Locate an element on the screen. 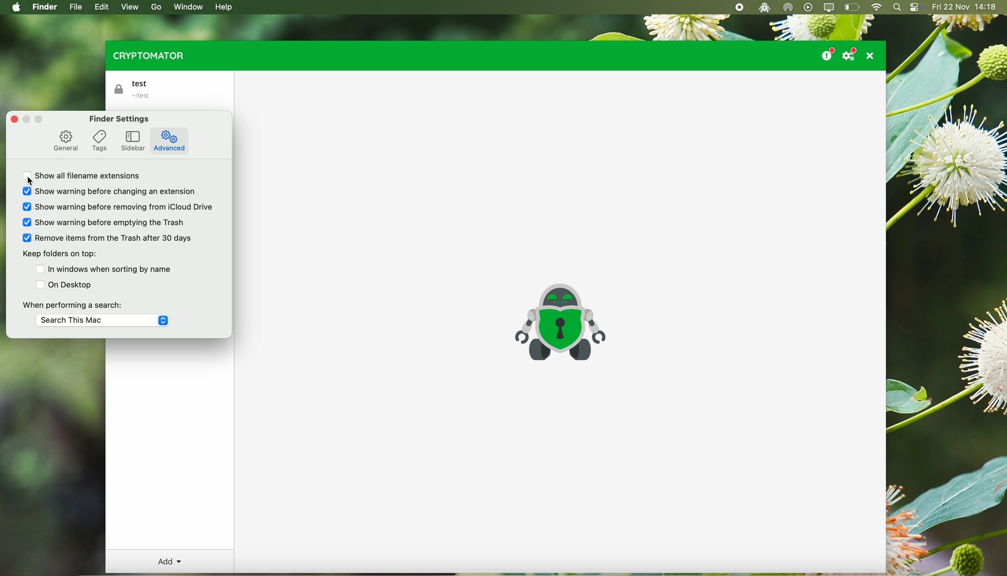  finder settings is located at coordinates (120, 119).